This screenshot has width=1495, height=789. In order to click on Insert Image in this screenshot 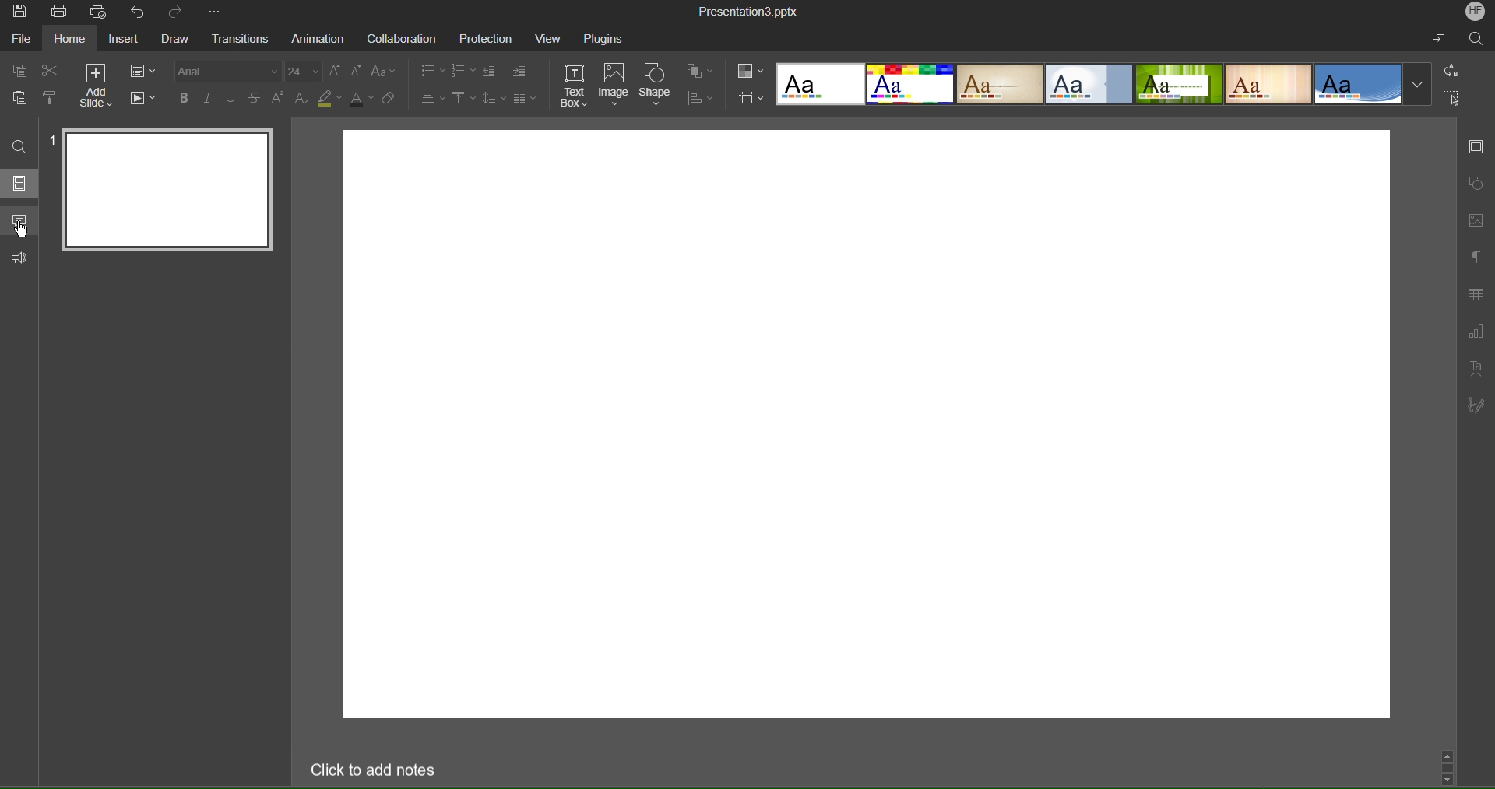, I will do `click(1476, 223)`.